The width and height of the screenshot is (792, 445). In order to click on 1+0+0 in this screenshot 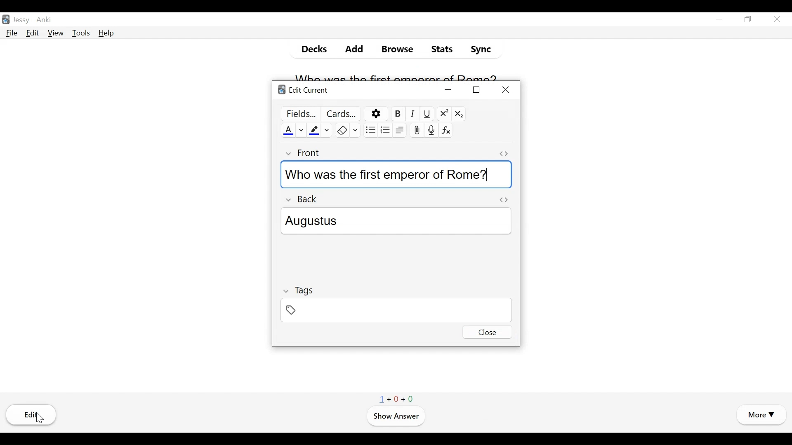, I will do `click(397, 398)`.